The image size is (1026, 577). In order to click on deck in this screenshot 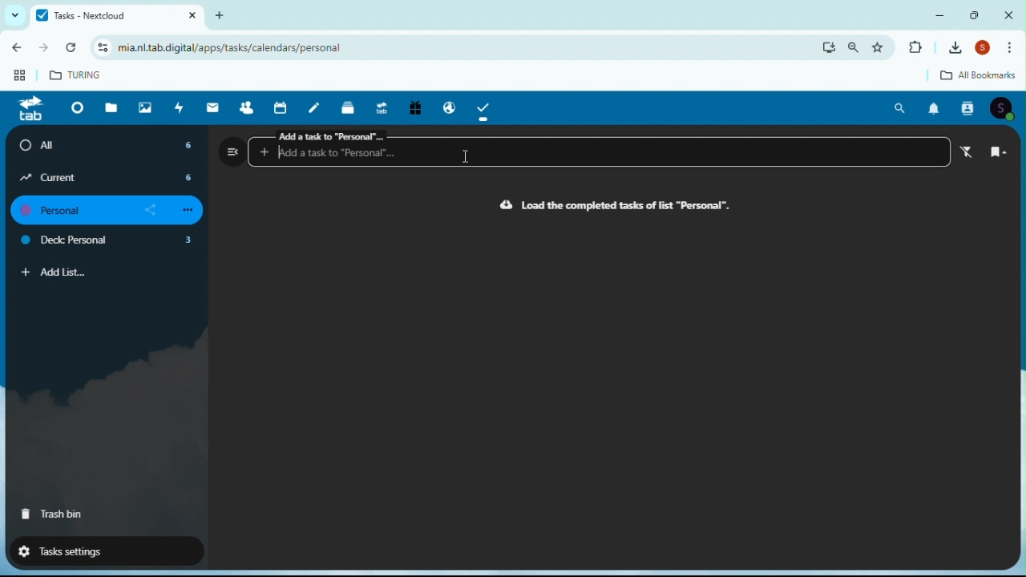, I will do `click(349, 107)`.